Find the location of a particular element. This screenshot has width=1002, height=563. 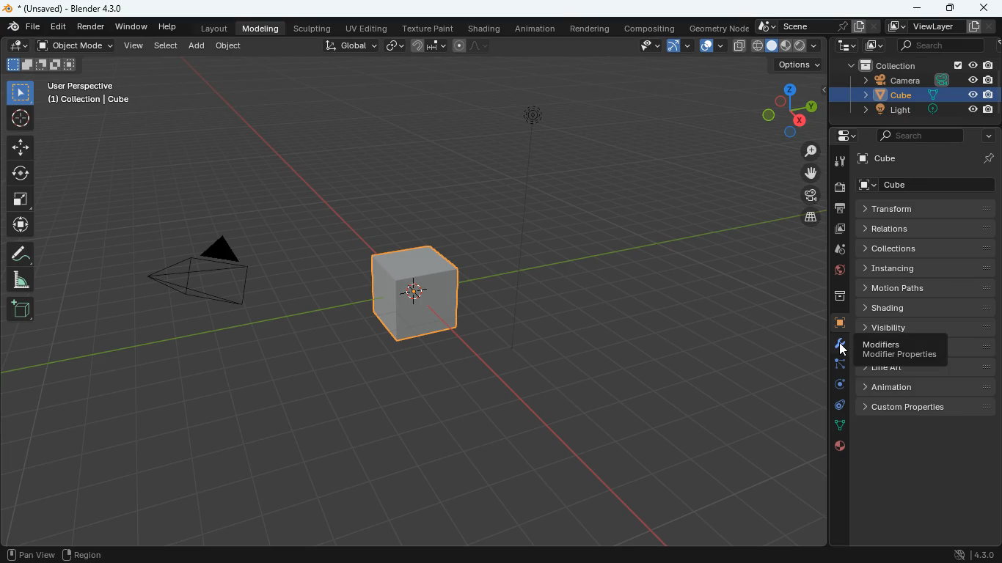

add is located at coordinates (20, 309).